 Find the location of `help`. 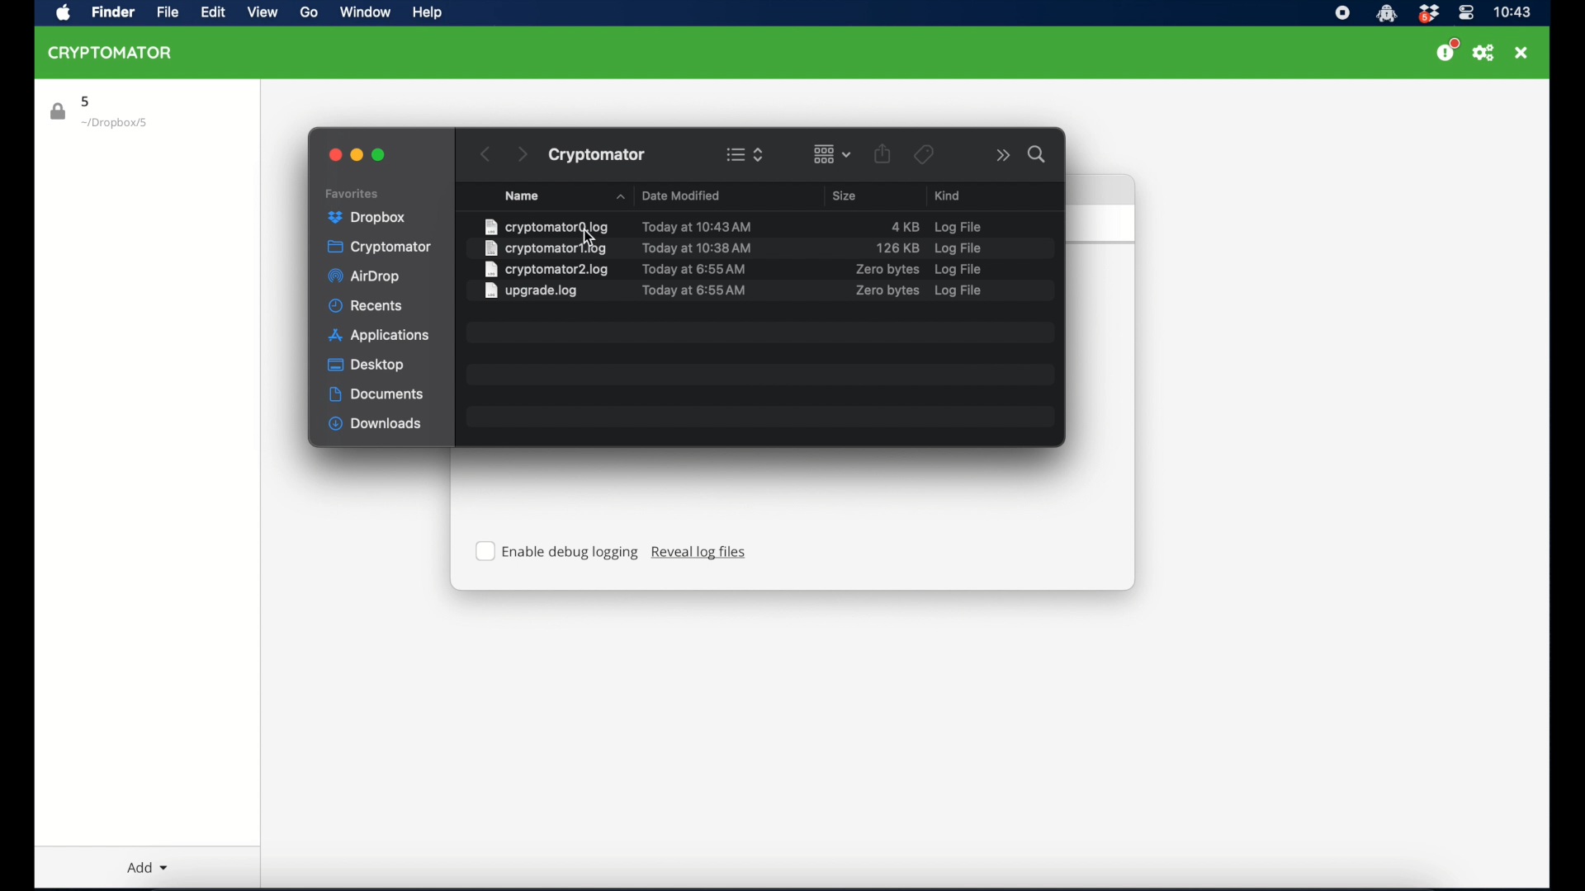

help is located at coordinates (429, 14).